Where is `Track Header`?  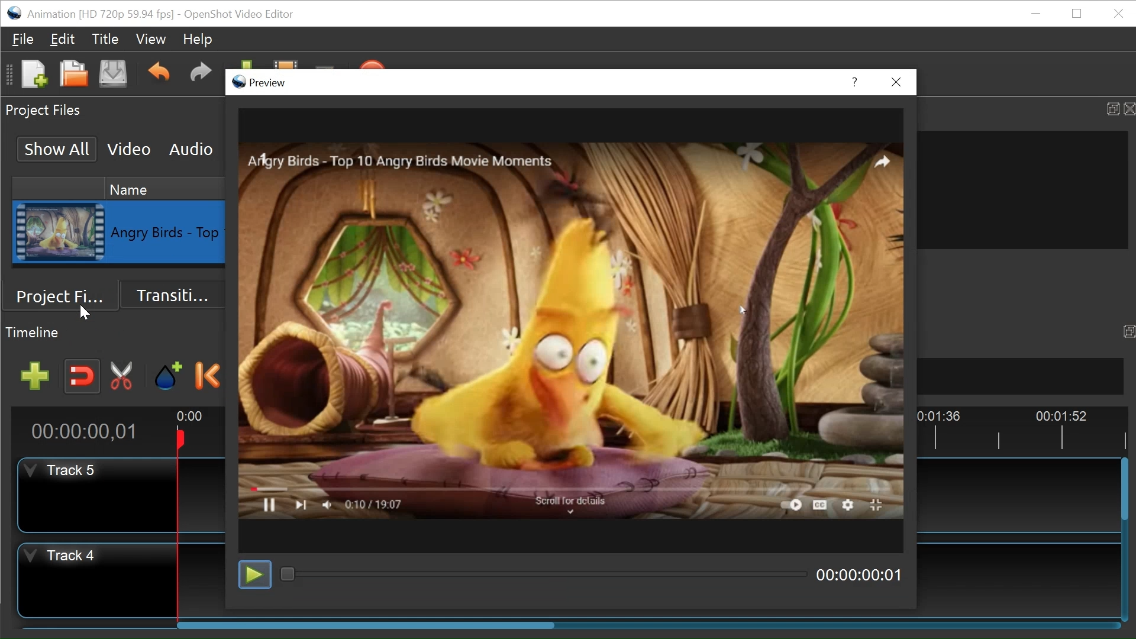 Track Header is located at coordinates (98, 496).